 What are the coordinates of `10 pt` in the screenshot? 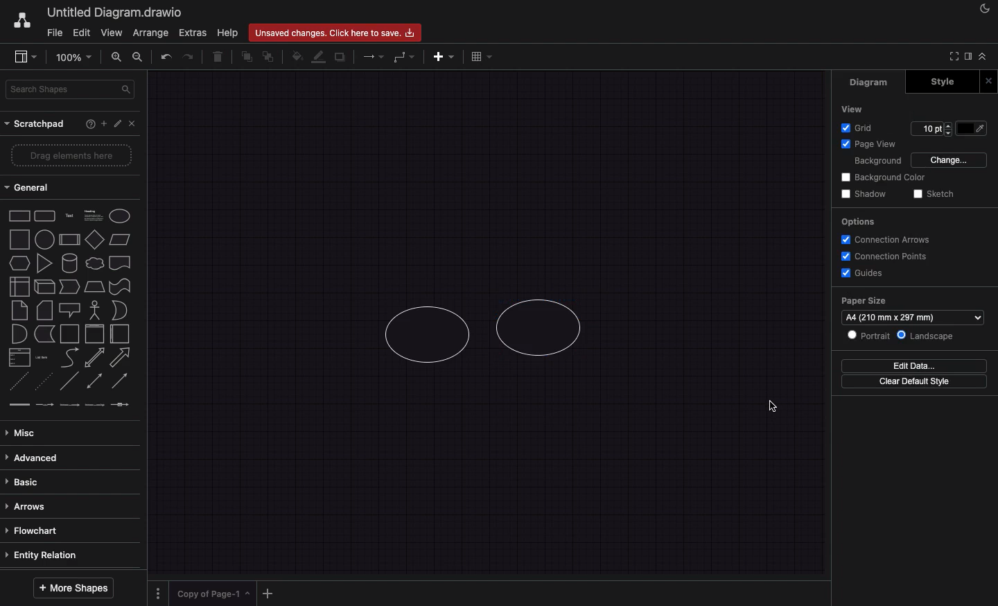 It's located at (932, 129).